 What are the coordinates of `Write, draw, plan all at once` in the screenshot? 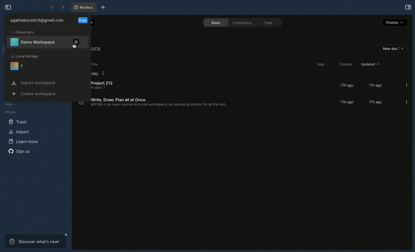 It's located at (153, 103).